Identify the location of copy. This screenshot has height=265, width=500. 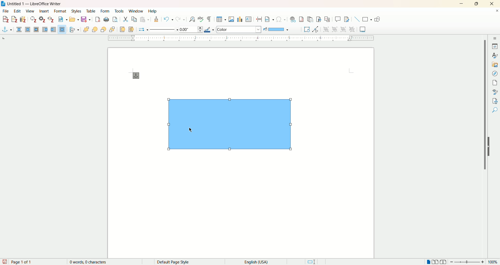
(134, 19).